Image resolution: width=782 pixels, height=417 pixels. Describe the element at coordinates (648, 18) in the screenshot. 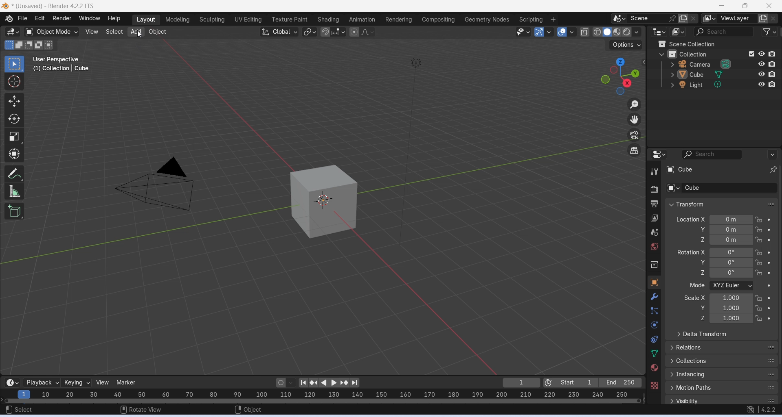

I see `scene name` at that location.